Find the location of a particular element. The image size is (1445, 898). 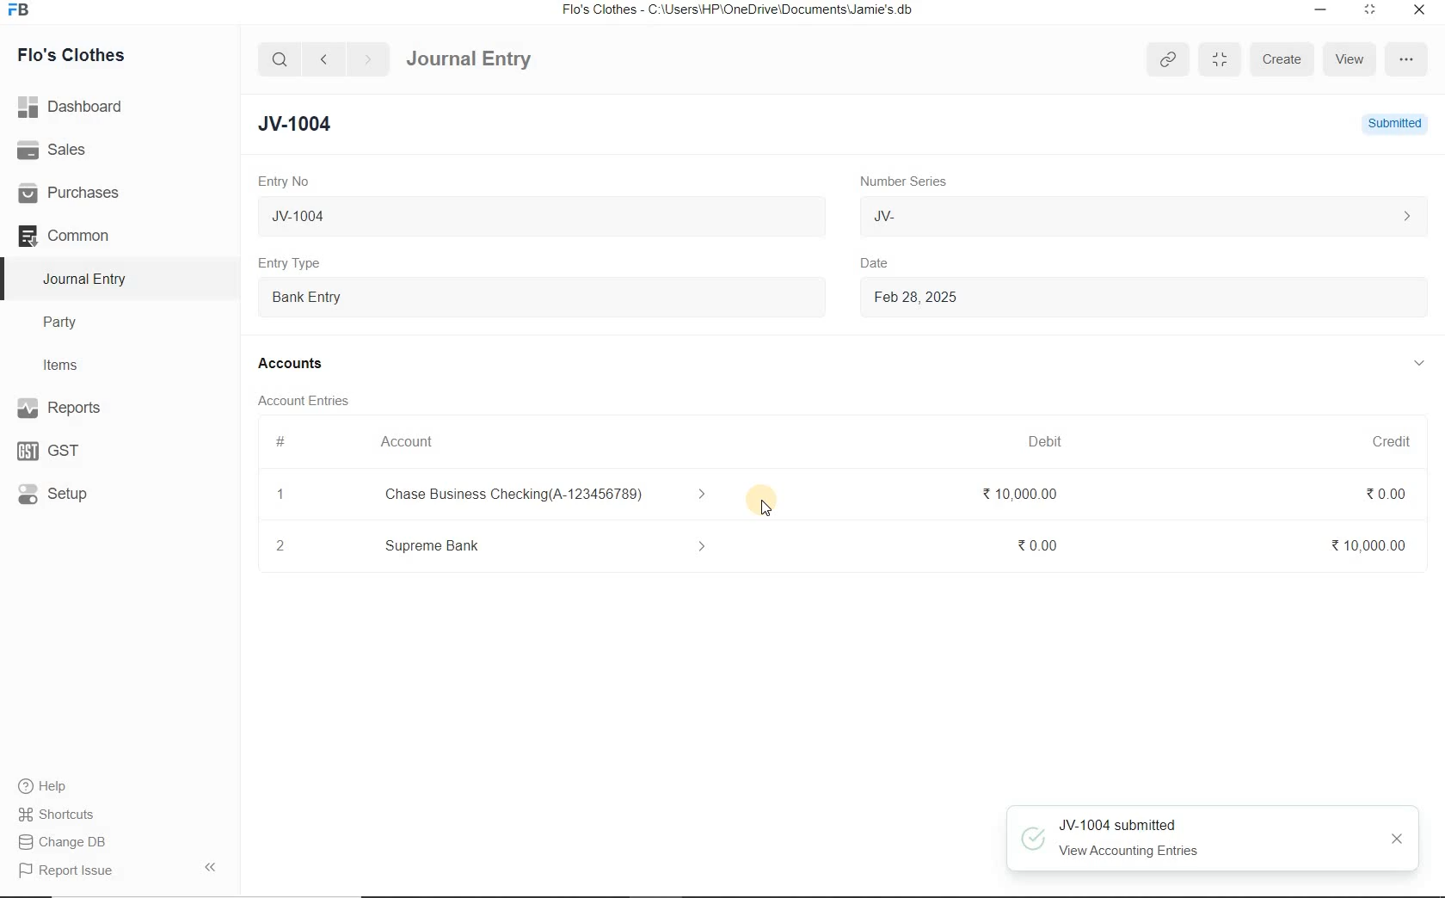

minimise/maximise is located at coordinates (1218, 62).